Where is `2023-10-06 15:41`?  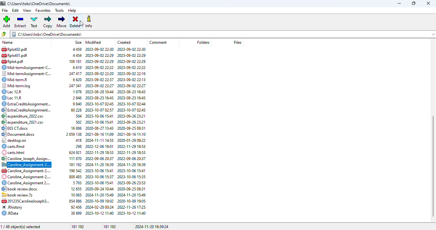 2023-10-06 15:41 is located at coordinates (99, 182).